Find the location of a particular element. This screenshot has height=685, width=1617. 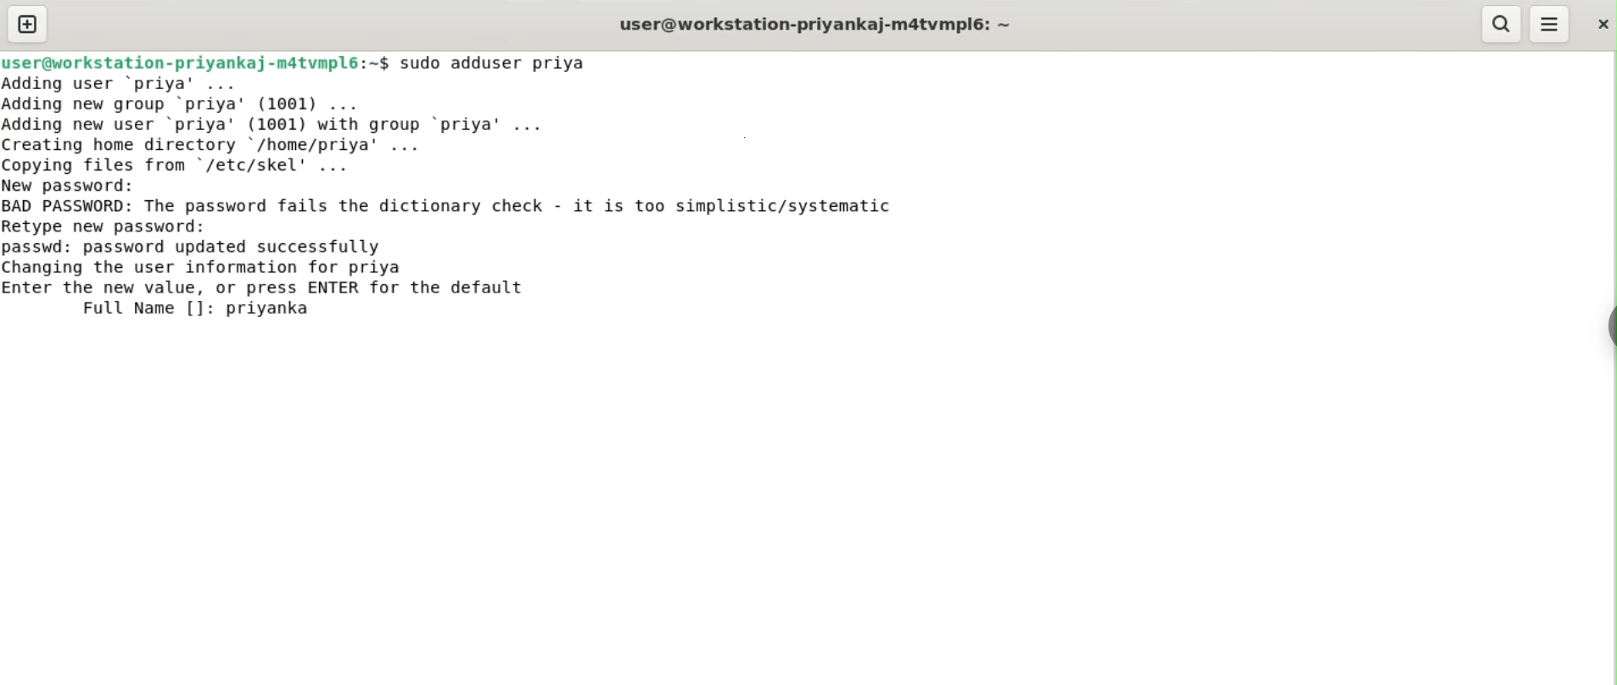

search is located at coordinates (1502, 25).